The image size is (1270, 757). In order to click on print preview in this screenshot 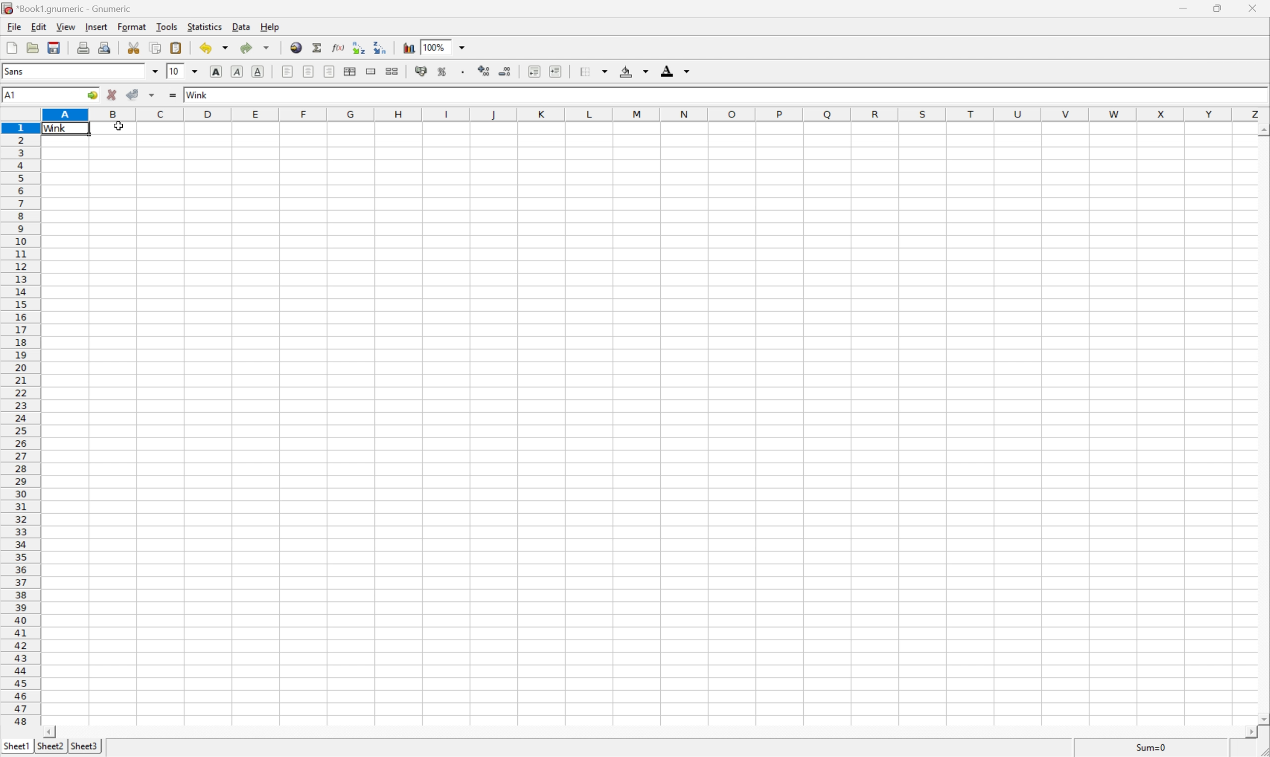, I will do `click(106, 47)`.